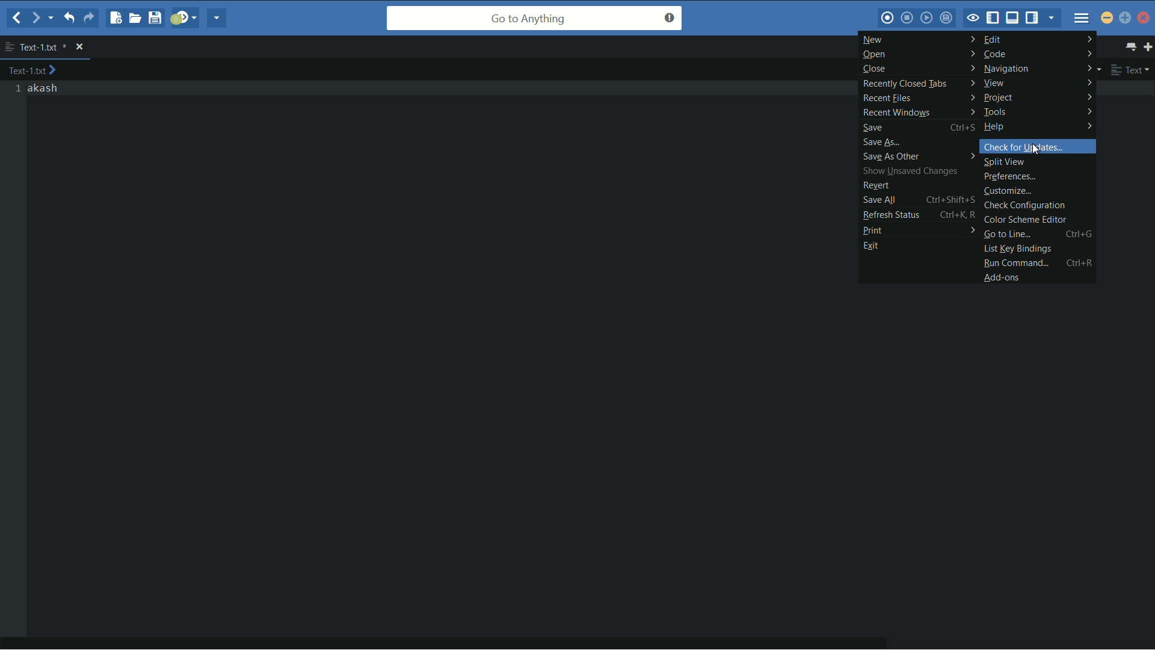 The height and width of the screenshot is (650, 1155). Describe the element at coordinates (947, 17) in the screenshot. I see `save macro to toolbox` at that location.